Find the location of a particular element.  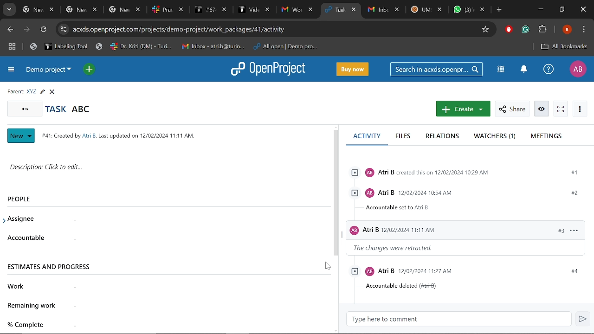

Accountable deleted (At) is located at coordinates (404, 287).